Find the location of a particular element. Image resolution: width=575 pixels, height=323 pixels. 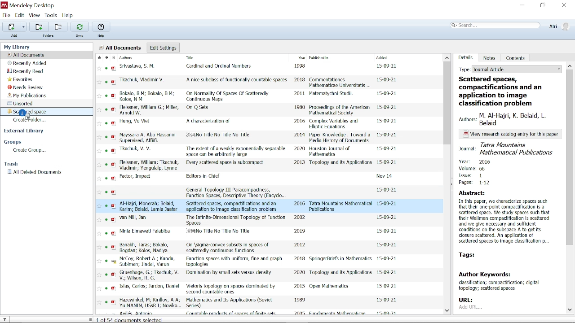

Tatra Mountains Mathematical
Publications is located at coordinates (341, 206).